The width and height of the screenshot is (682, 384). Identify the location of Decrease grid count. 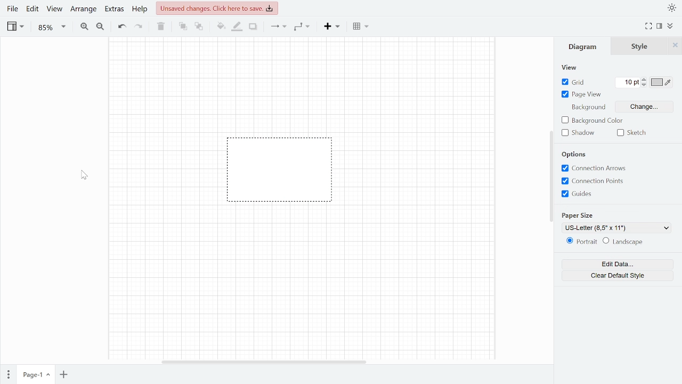
(645, 86).